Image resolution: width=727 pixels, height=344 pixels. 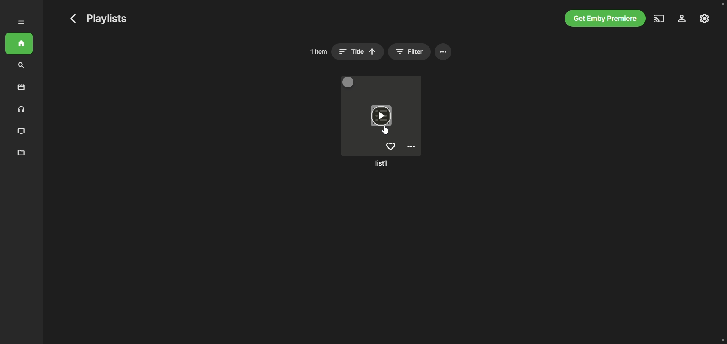 I want to click on expand, so click(x=21, y=22).